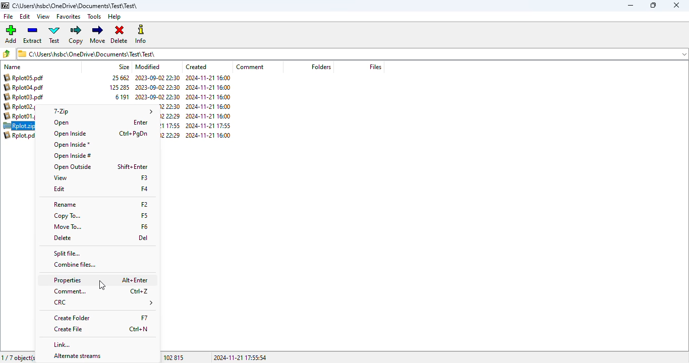 The height and width of the screenshot is (363, 689). Describe the element at coordinates (9, 17) in the screenshot. I see `file` at that location.